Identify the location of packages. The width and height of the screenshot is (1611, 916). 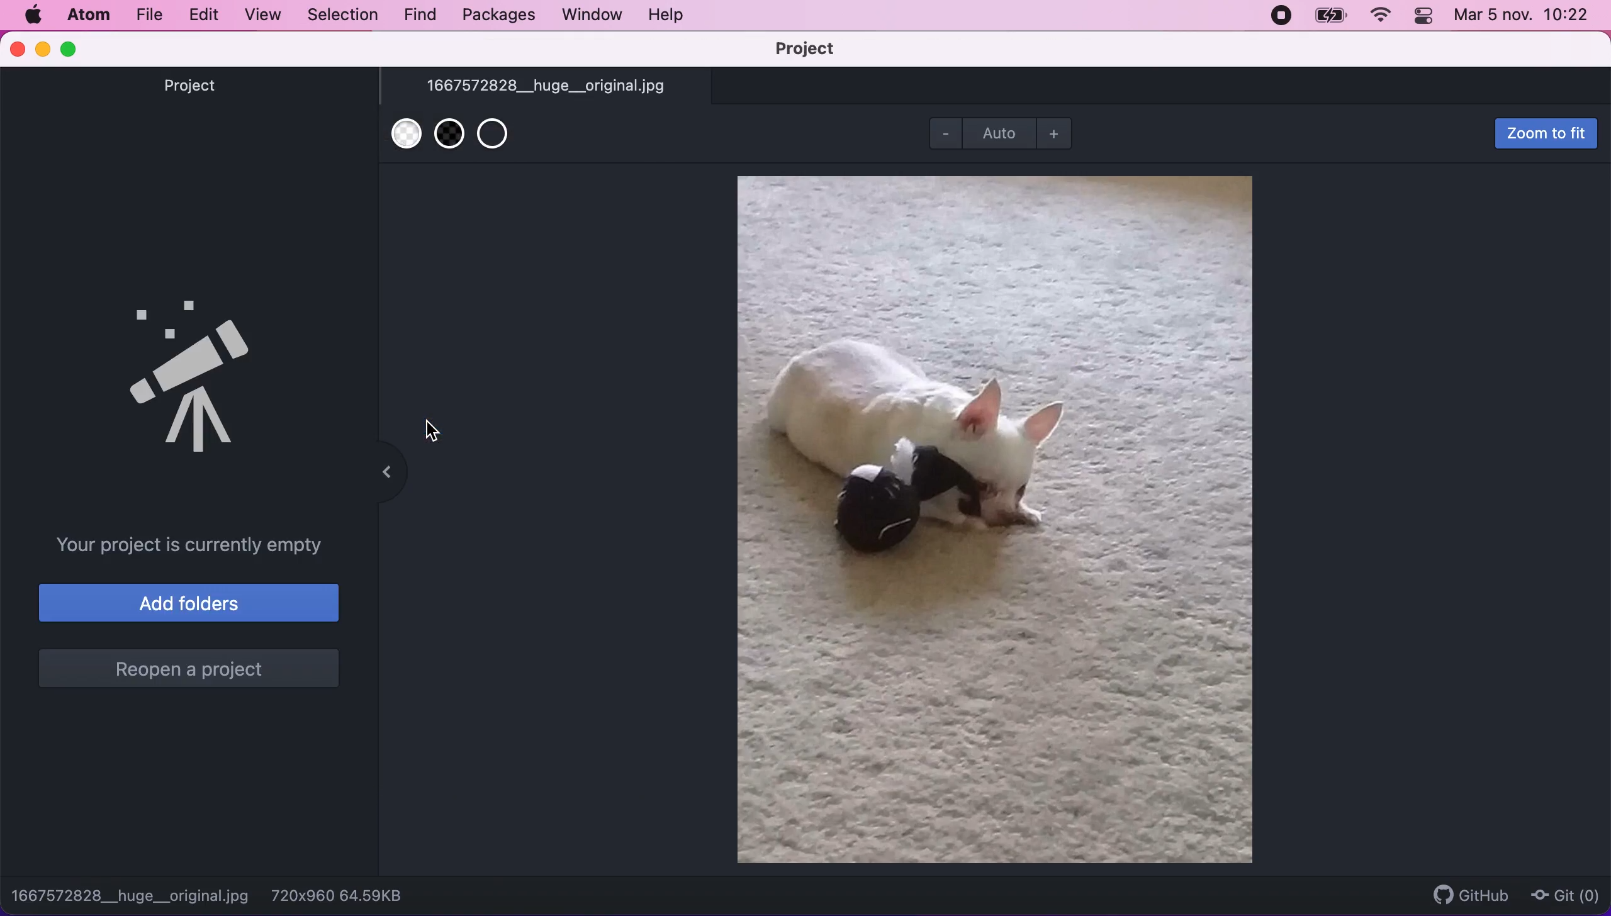
(495, 15).